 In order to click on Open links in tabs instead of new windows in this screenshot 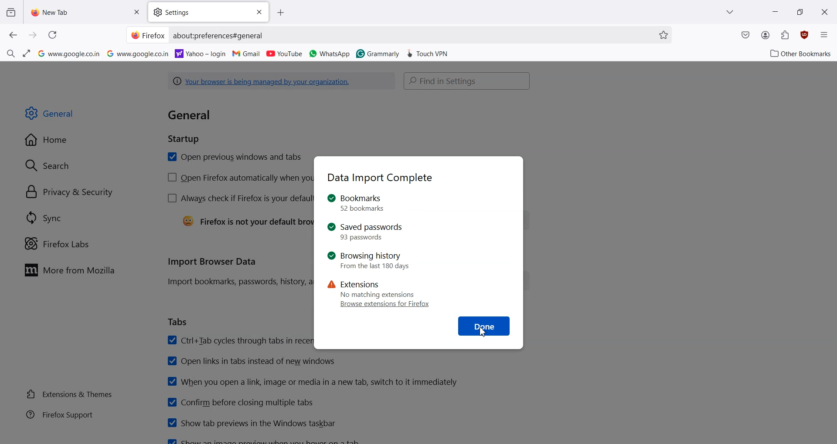, I will do `click(252, 361)`.